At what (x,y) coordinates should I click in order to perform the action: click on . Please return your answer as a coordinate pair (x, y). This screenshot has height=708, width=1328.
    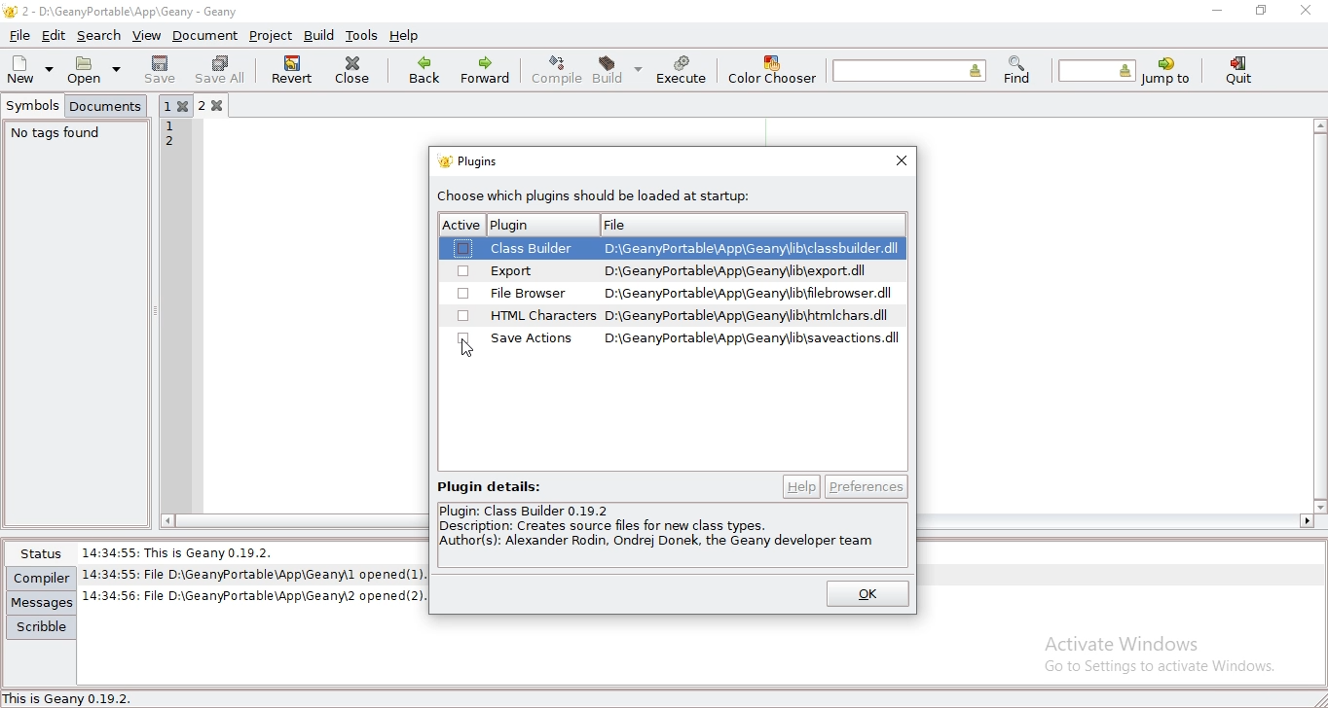
    Looking at the image, I should click on (172, 105).